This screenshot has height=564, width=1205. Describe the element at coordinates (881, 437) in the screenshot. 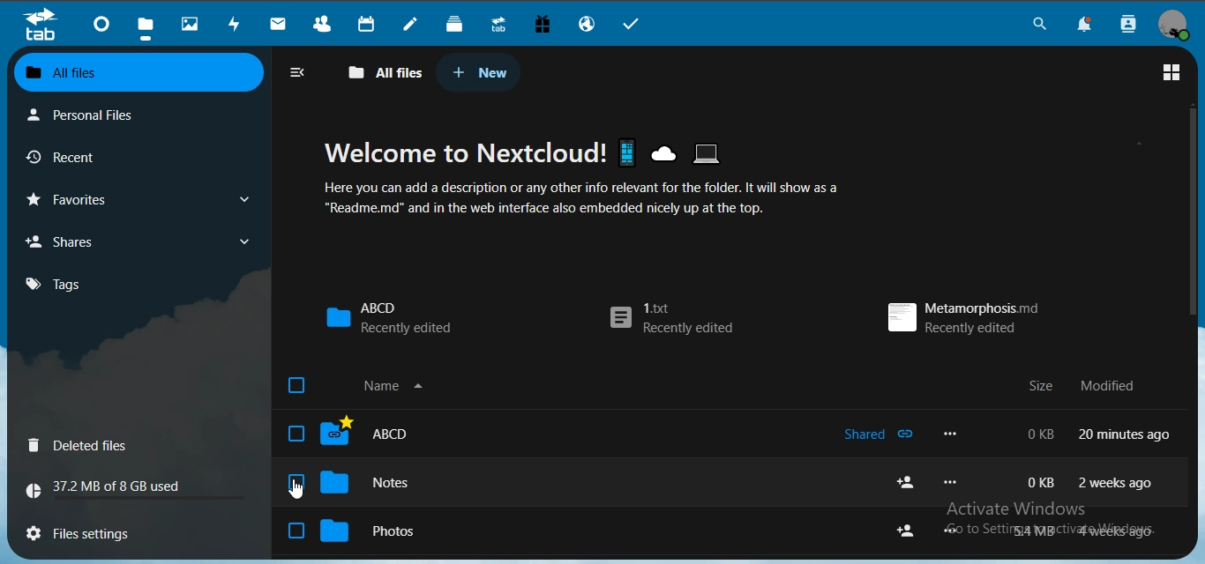

I see `shared` at that location.